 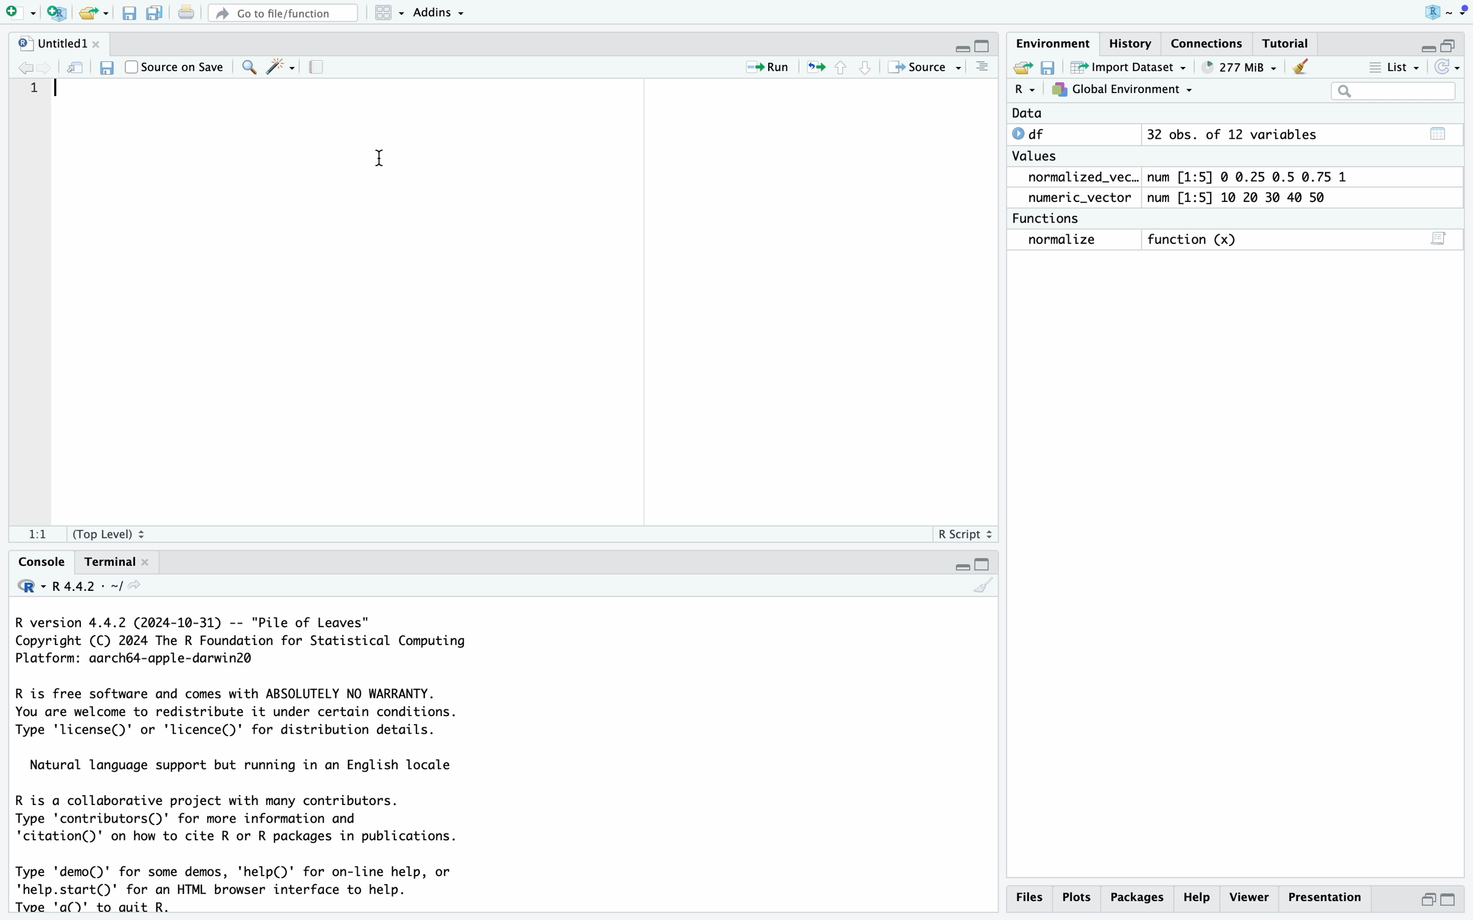 I want to click on Run, so click(x=759, y=65).